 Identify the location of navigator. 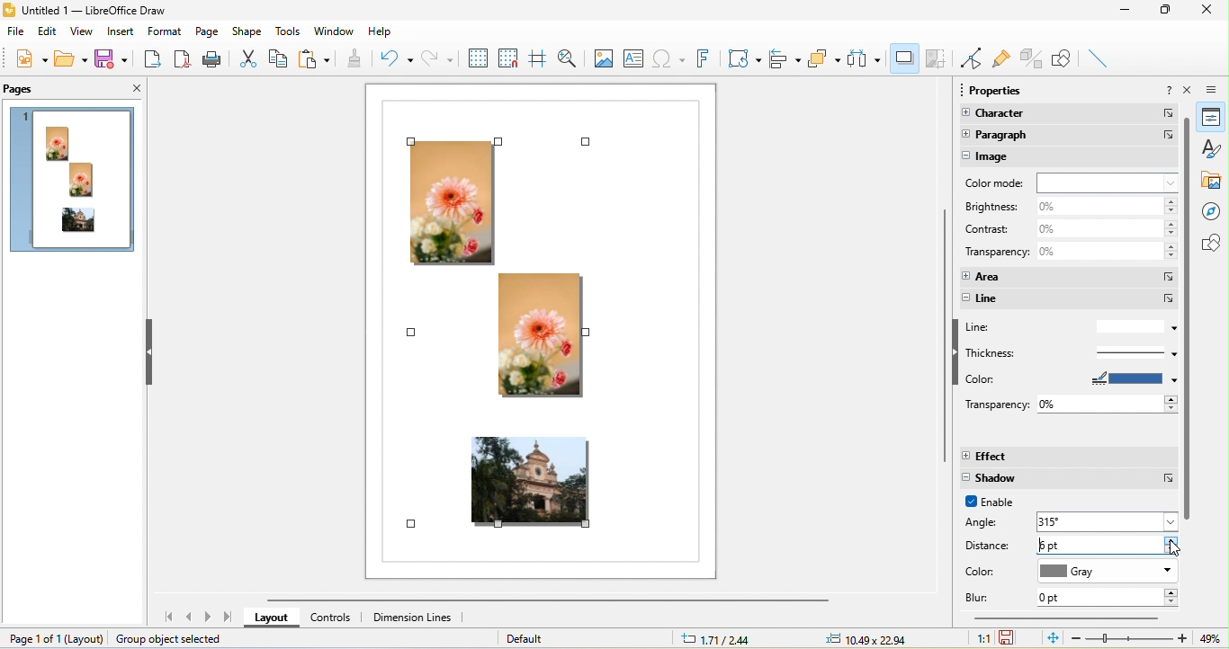
(1214, 211).